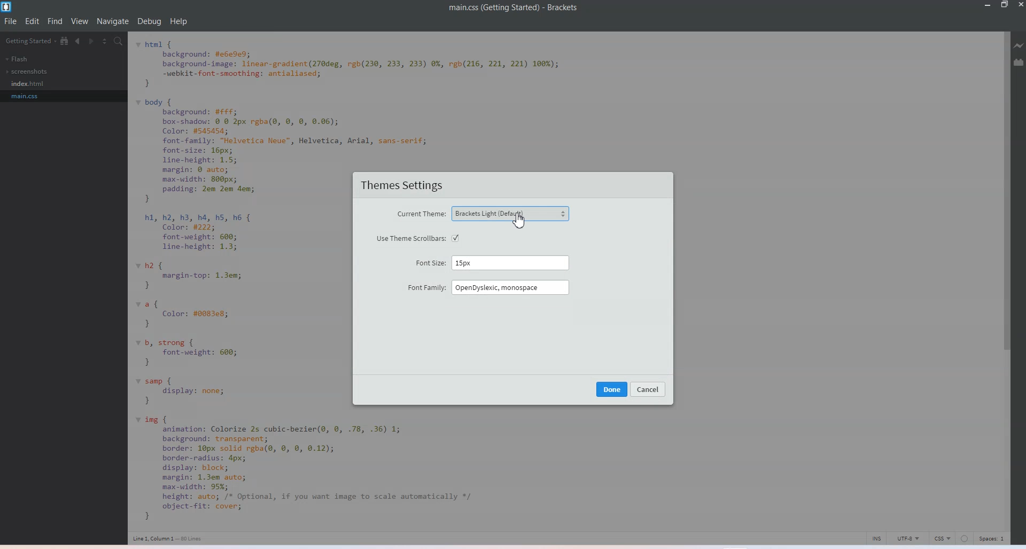  Describe the element at coordinates (178, 21) in the screenshot. I see `Help` at that location.